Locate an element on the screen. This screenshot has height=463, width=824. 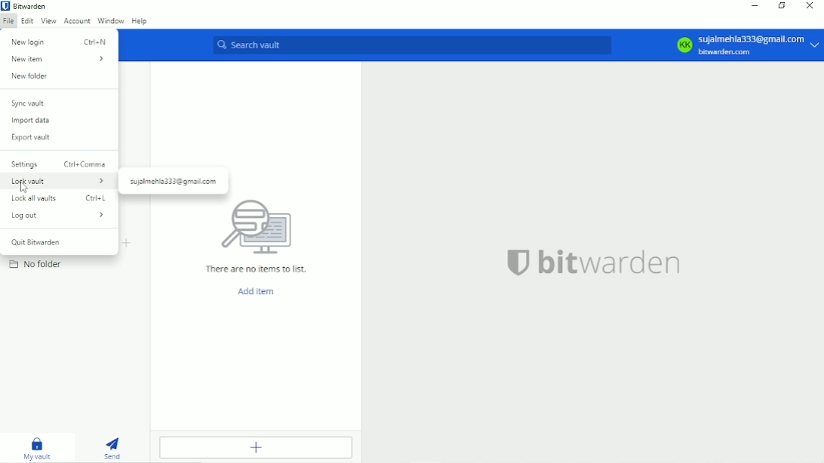
Add item is located at coordinates (257, 293).